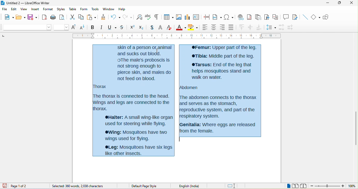 The width and height of the screenshot is (358, 189). I want to click on insert, so click(35, 9).